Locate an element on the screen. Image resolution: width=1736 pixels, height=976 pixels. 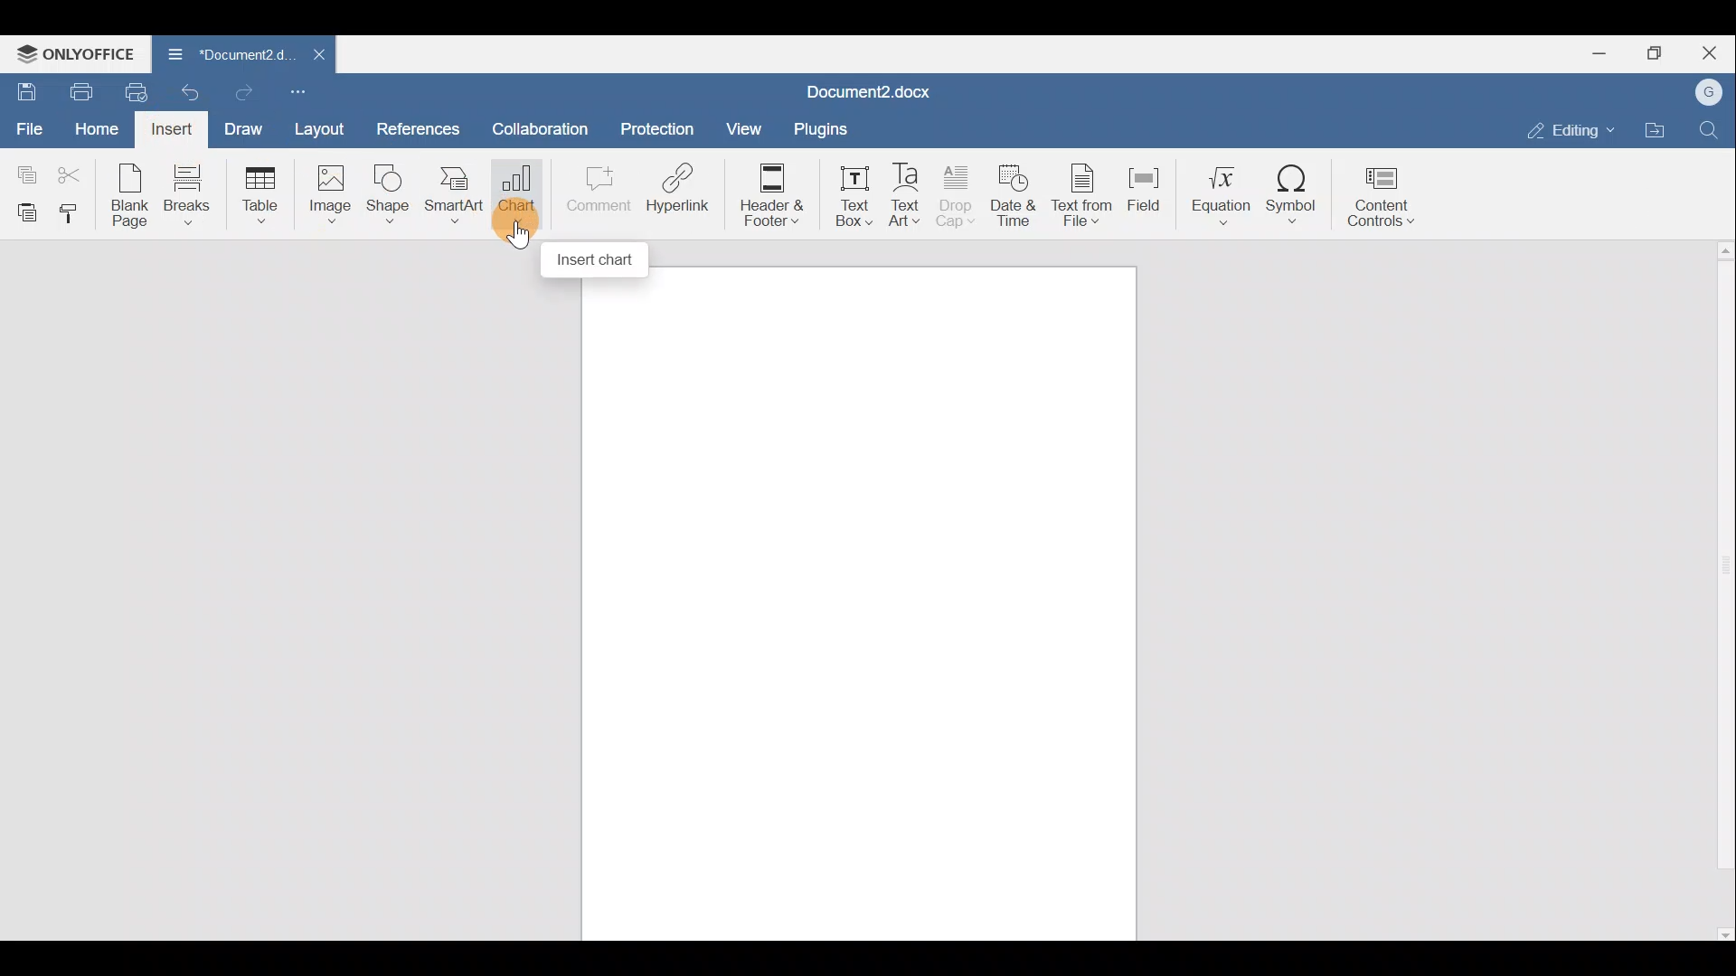
Undo is located at coordinates (193, 90).